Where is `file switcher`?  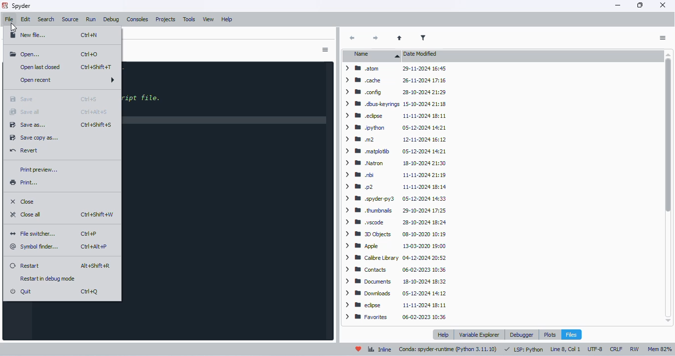
file switcher is located at coordinates (33, 233).